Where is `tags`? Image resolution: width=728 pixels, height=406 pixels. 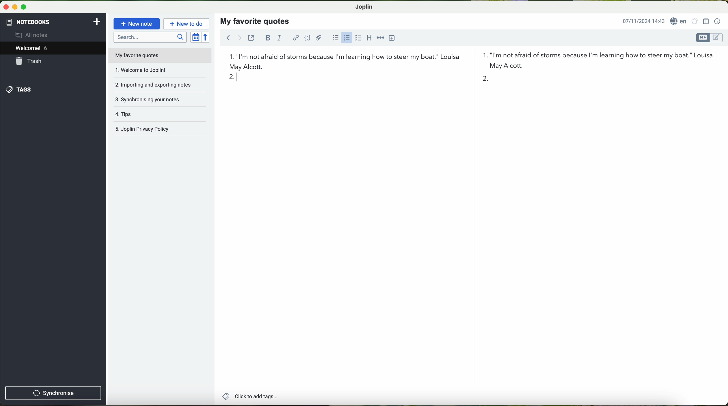
tags is located at coordinates (159, 114).